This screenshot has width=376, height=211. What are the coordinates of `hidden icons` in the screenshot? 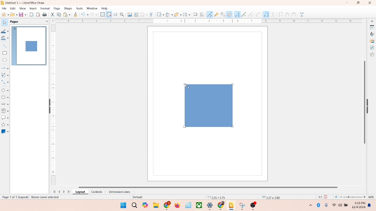 It's located at (308, 206).